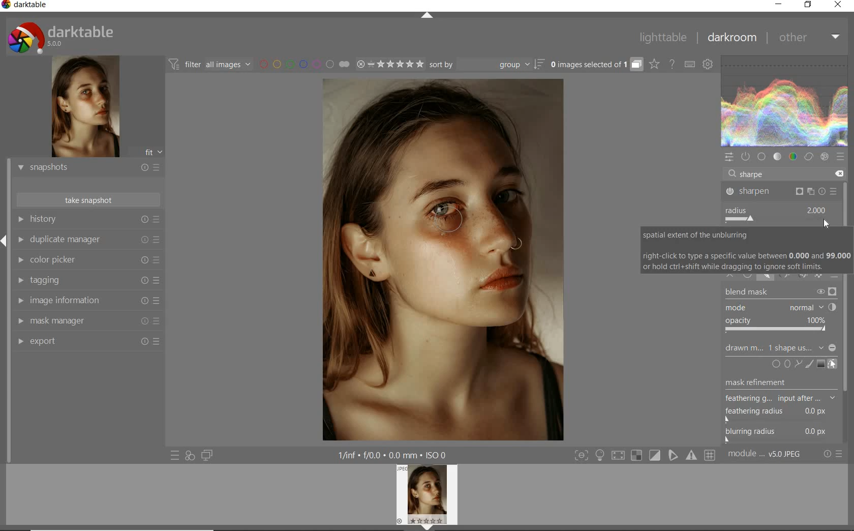  I want to click on quick access to presets, so click(175, 455).